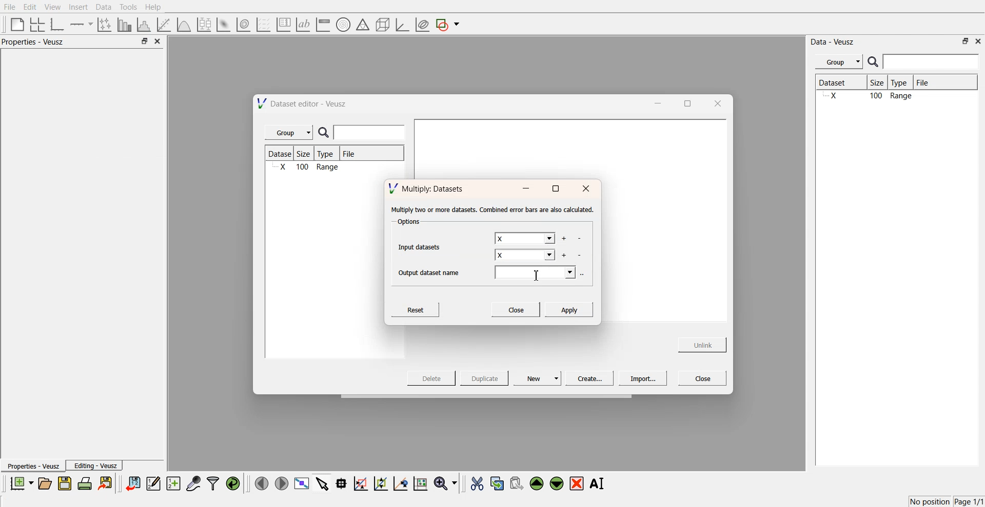 This screenshot has height=507, width=985. Describe the element at coordinates (360, 482) in the screenshot. I see `draw a rectangle on zoom graph axes` at that location.